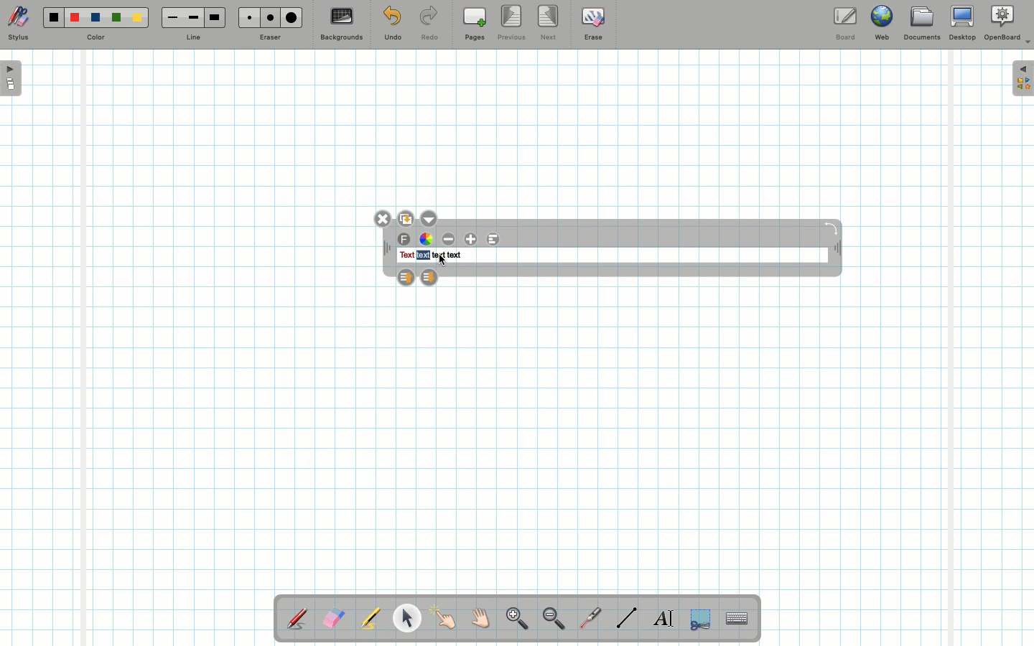  What do you see at coordinates (472, 239) in the screenshot?
I see `Increase font size` at bounding box center [472, 239].